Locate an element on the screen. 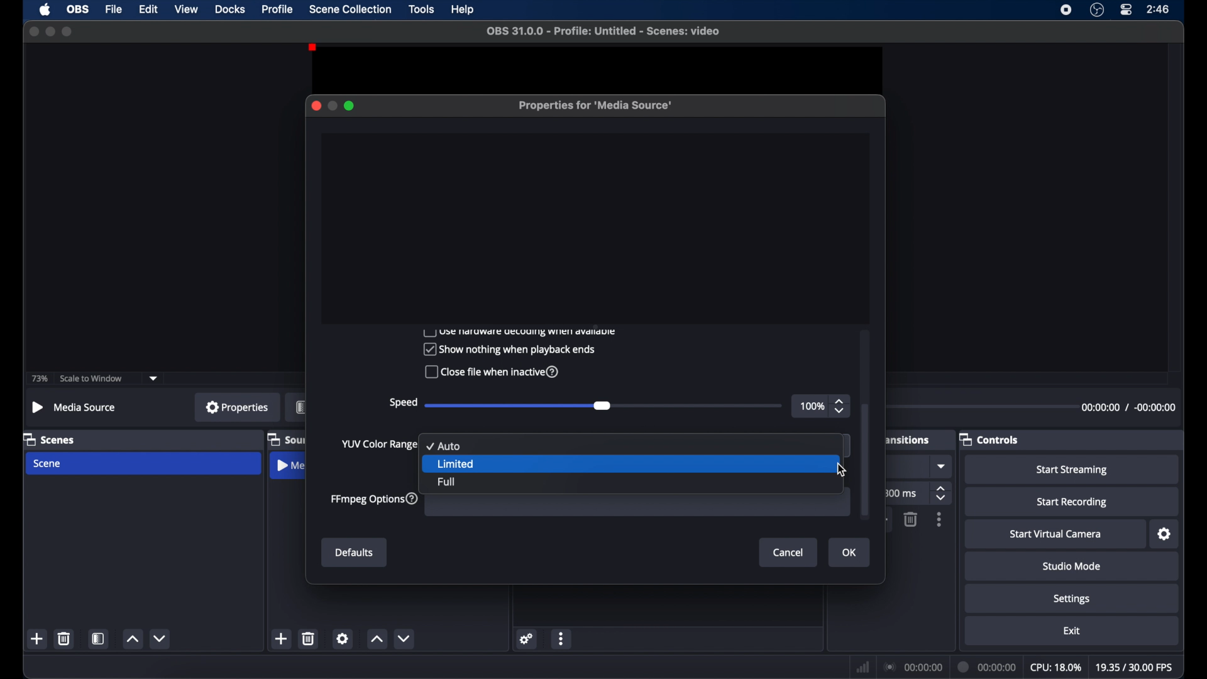 The height and width of the screenshot is (679, 1207). maximize is located at coordinates (350, 106).